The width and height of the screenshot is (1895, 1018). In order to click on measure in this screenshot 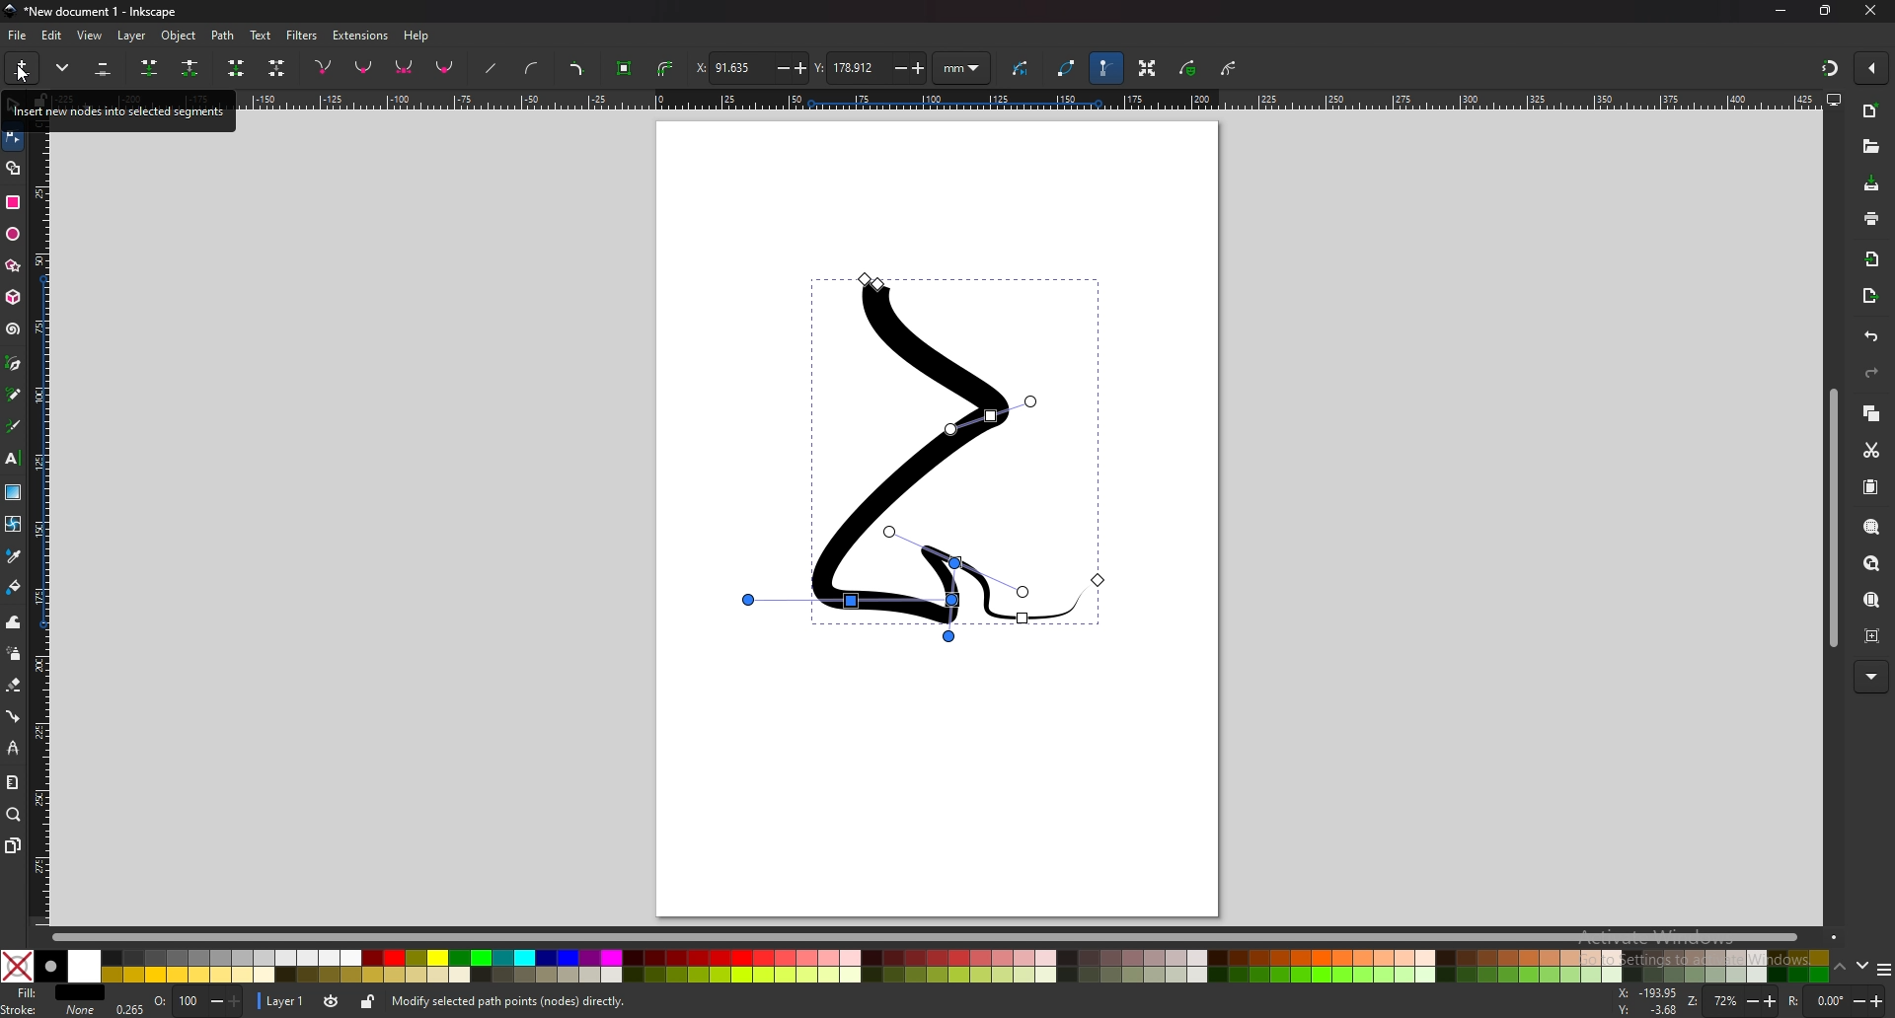, I will do `click(12, 783)`.